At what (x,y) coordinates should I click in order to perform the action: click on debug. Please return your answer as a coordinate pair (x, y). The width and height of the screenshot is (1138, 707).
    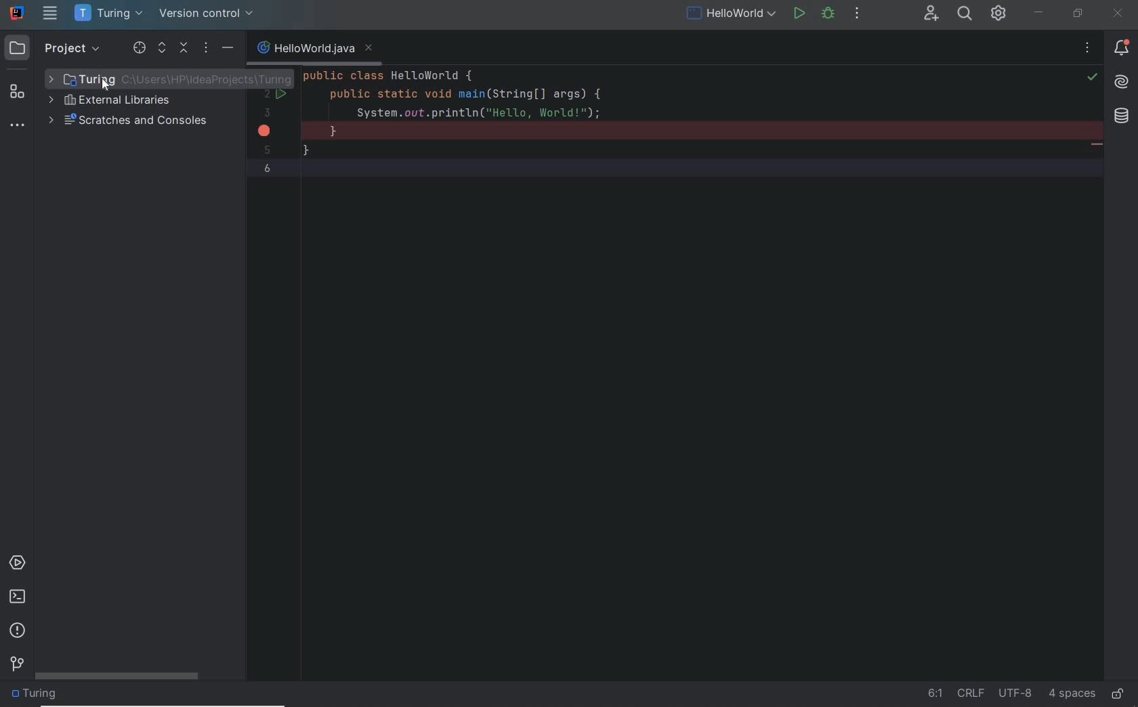
    Looking at the image, I should click on (831, 15).